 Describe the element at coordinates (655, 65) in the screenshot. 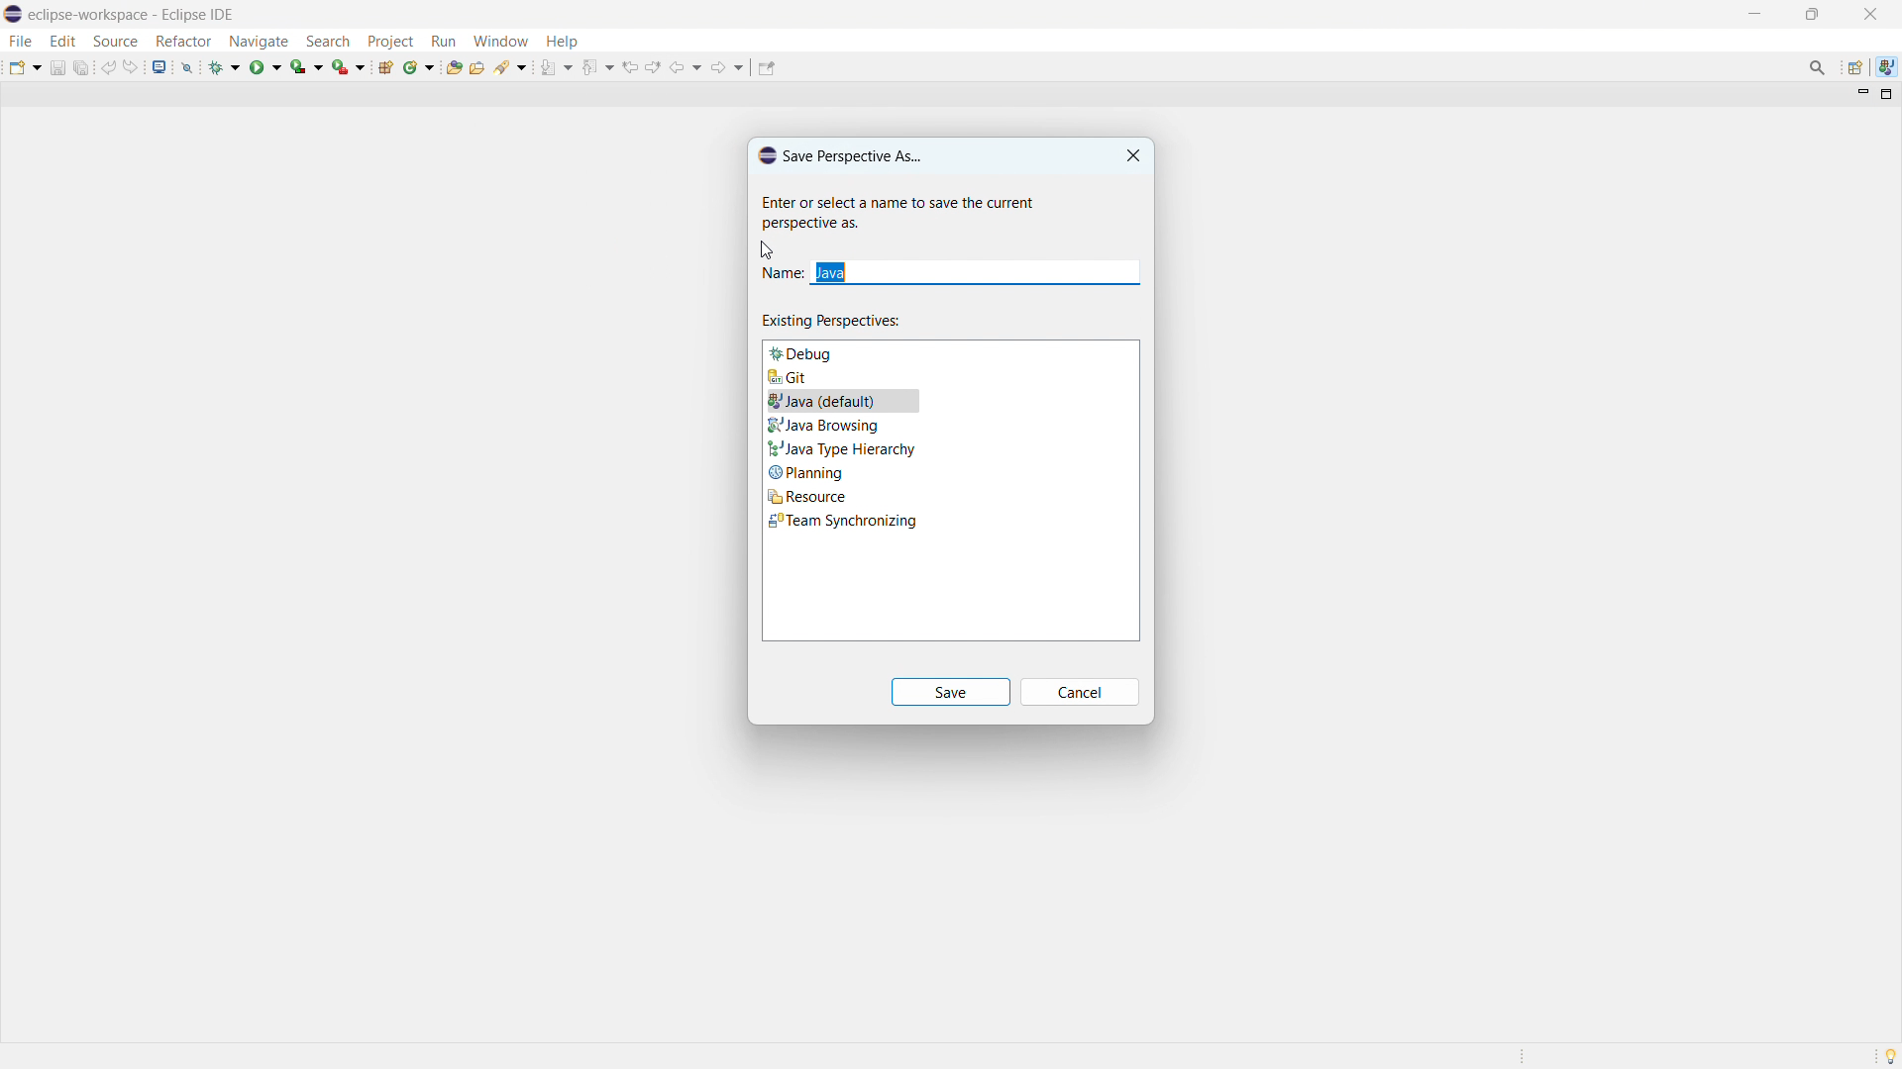

I see `view next location` at that location.